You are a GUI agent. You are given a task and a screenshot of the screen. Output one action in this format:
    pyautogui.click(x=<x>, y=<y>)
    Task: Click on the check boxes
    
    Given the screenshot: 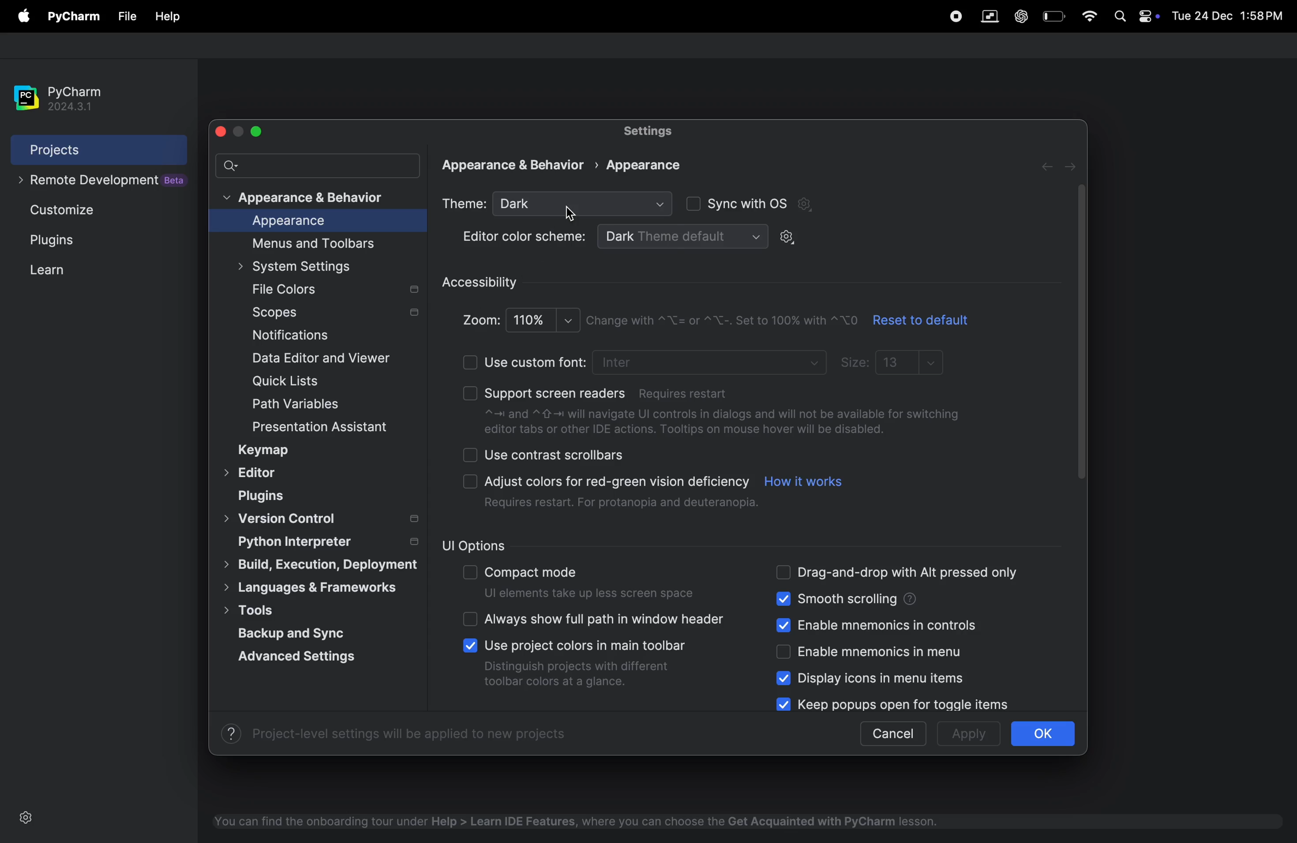 What is the action you would take?
    pyautogui.click(x=470, y=618)
    